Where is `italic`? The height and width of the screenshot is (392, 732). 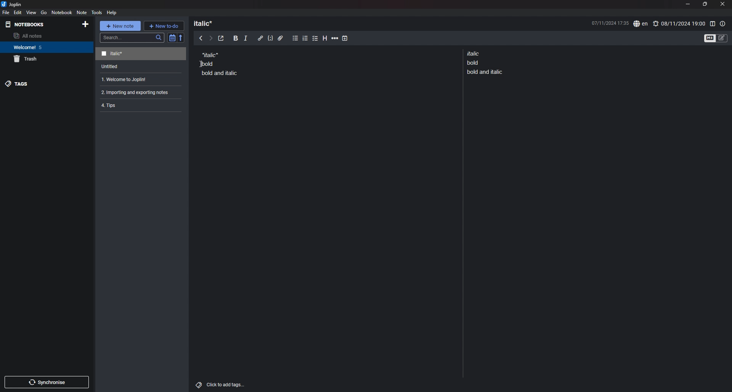 italic is located at coordinates (246, 40).